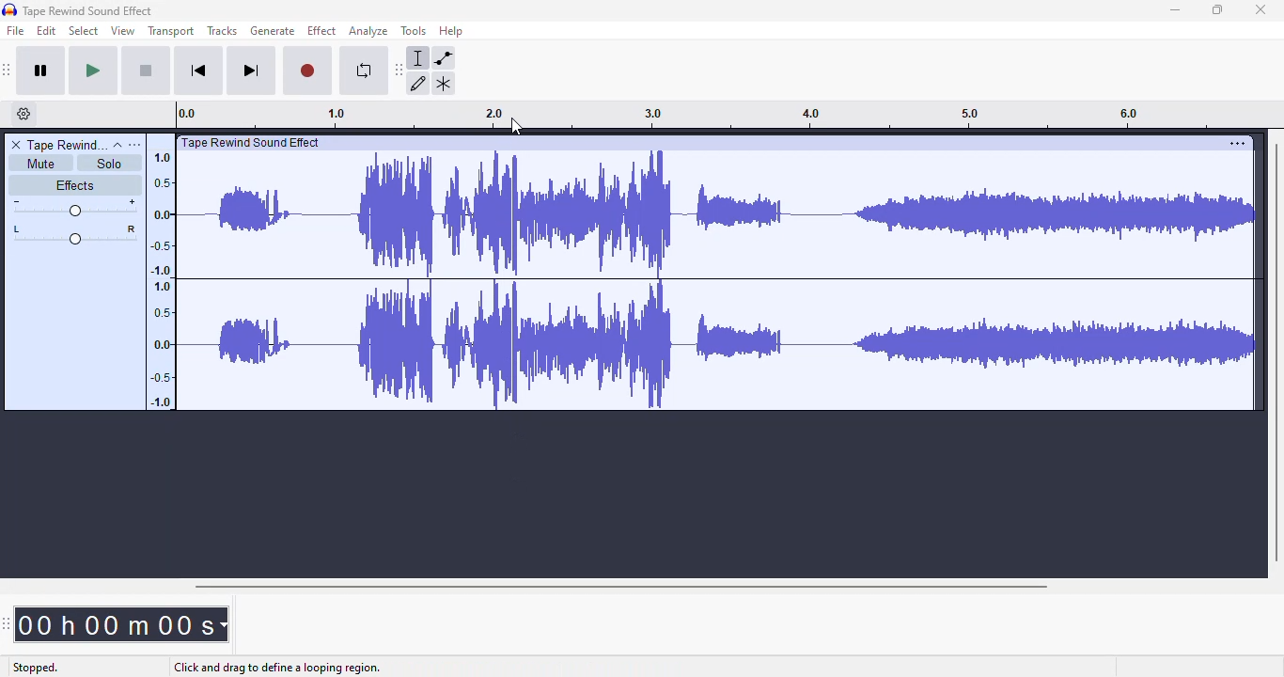 This screenshot has width=1284, height=677. Describe the element at coordinates (74, 187) in the screenshot. I see `effects` at that location.